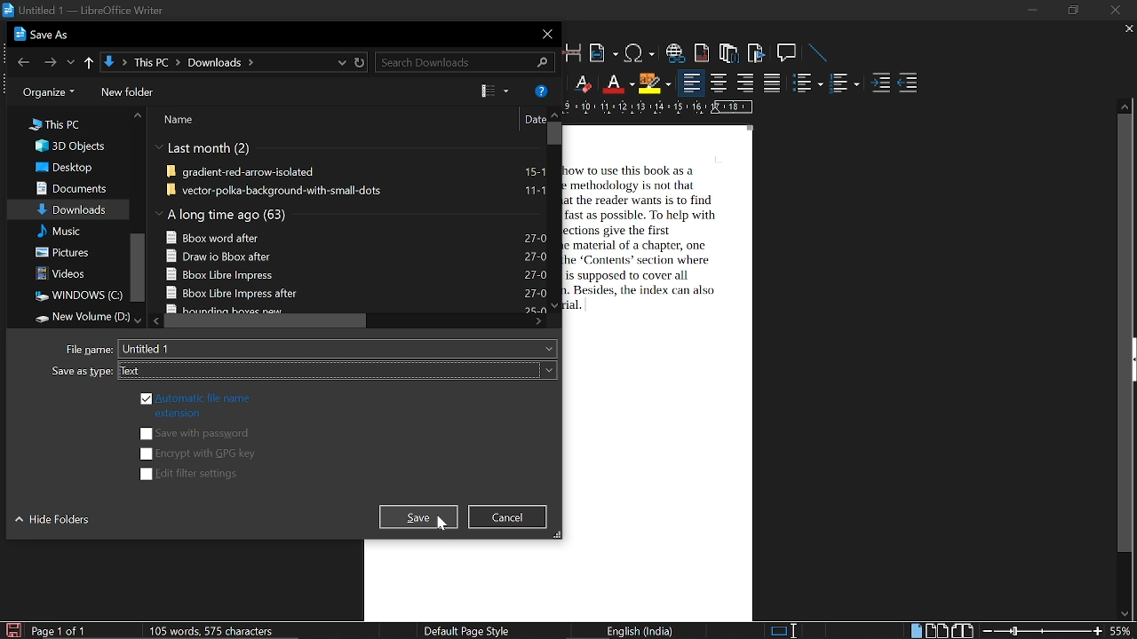 This screenshot has width=1137, height=639. What do you see at coordinates (61, 273) in the screenshot?
I see `Videos` at bounding box center [61, 273].